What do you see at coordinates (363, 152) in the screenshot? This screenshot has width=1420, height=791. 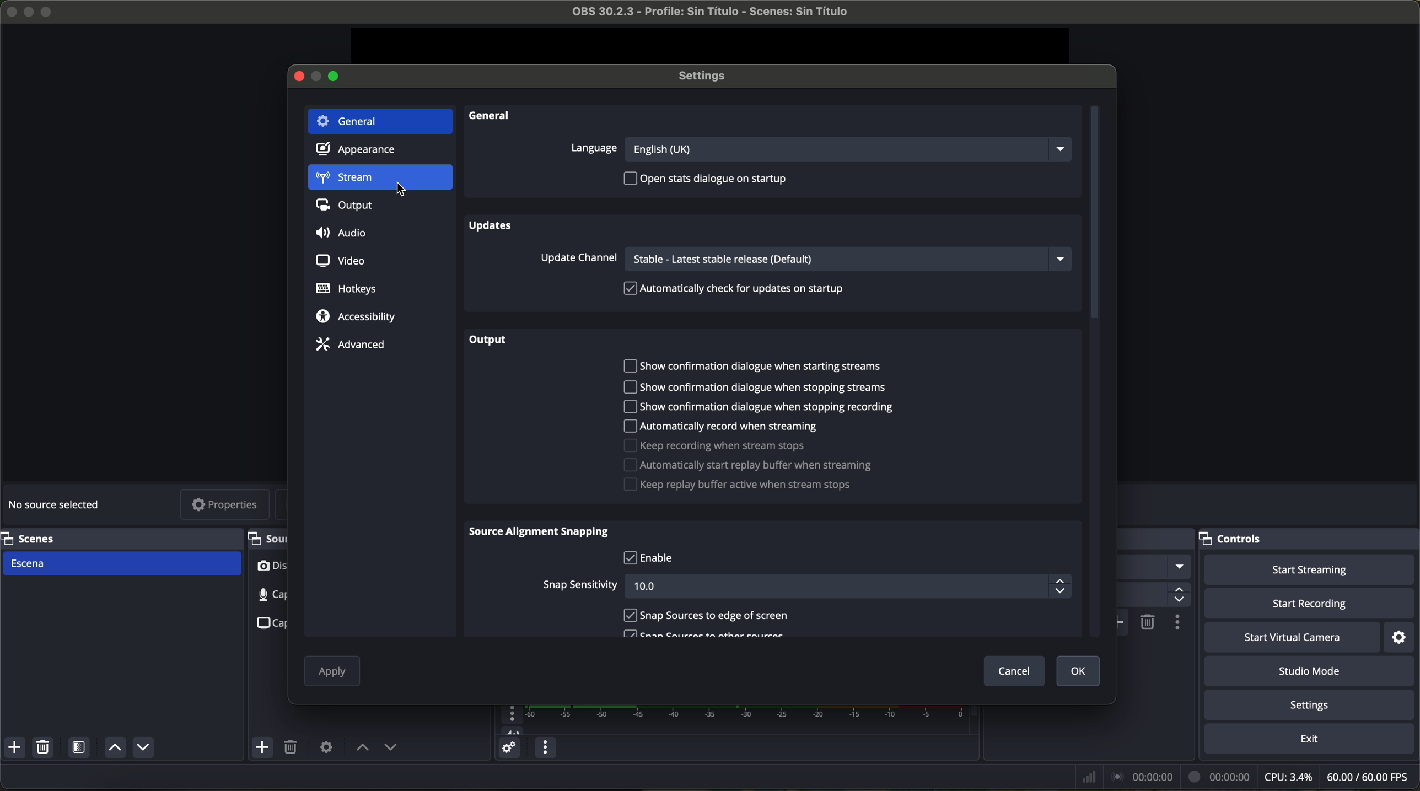 I see `appearance` at bounding box center [363, 152].